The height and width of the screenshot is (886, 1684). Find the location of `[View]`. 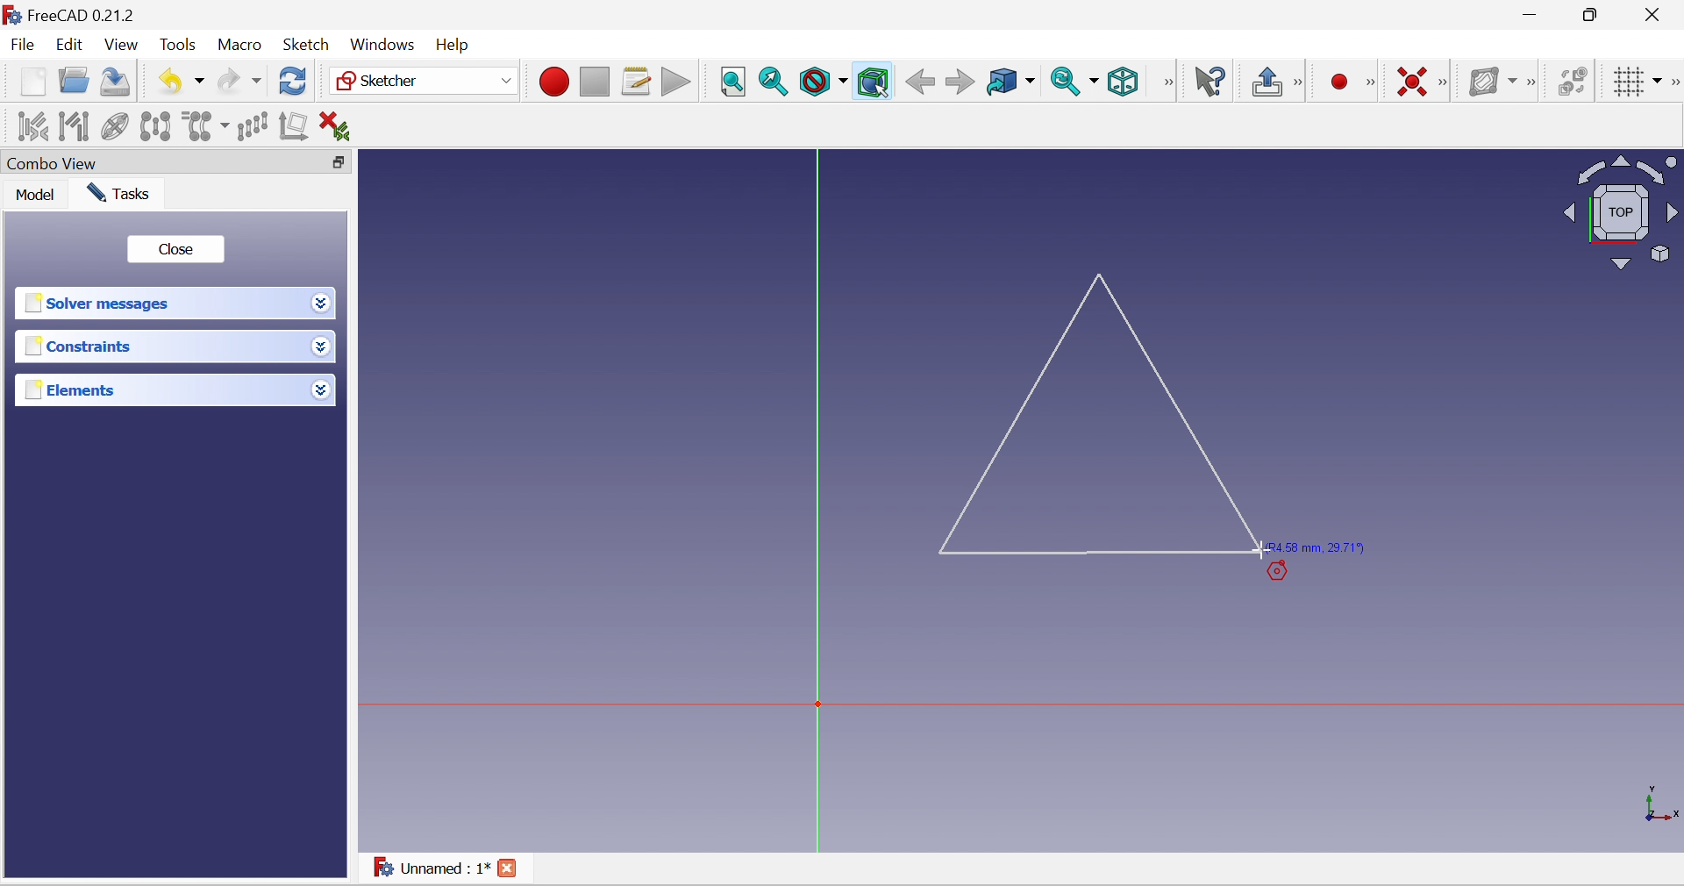

[View] is located at coordinates (1163, 81).